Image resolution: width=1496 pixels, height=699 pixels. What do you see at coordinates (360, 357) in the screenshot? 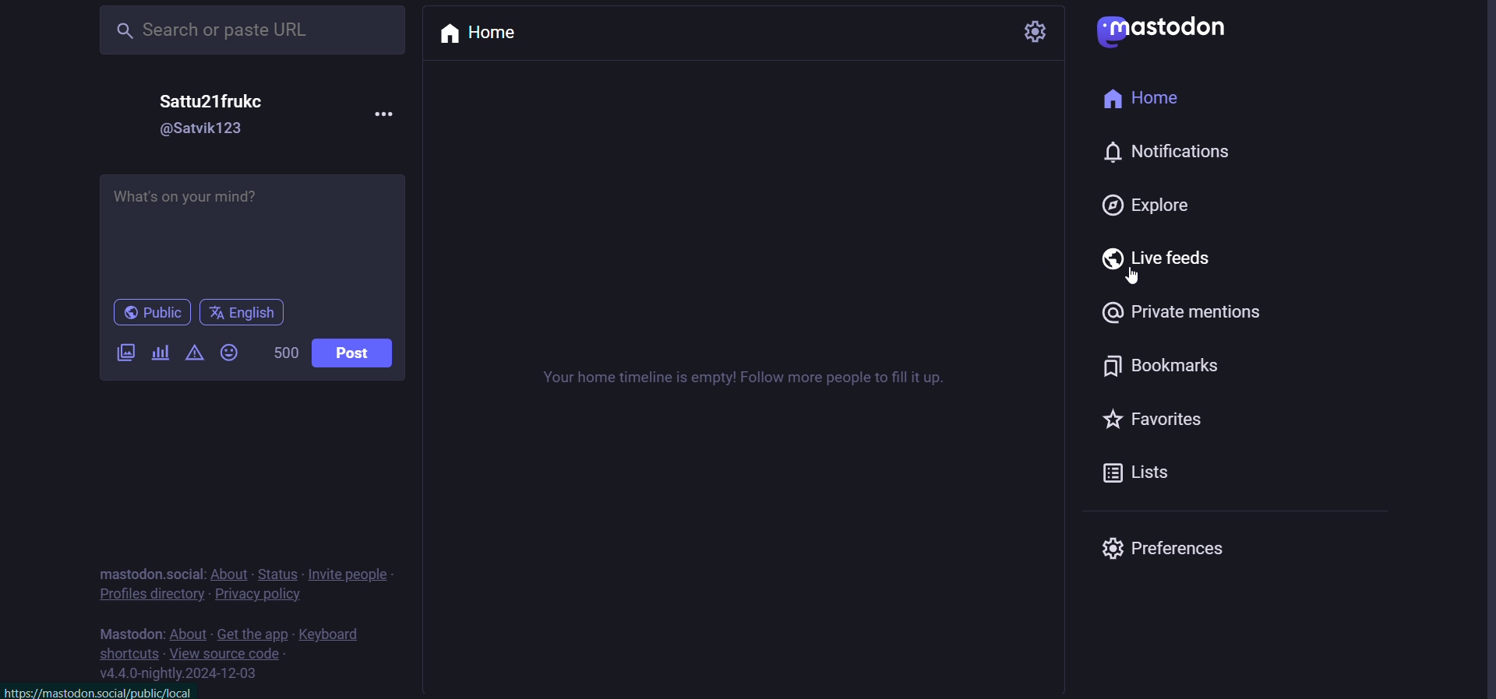
I see `post` at bounding box center [360, 357].